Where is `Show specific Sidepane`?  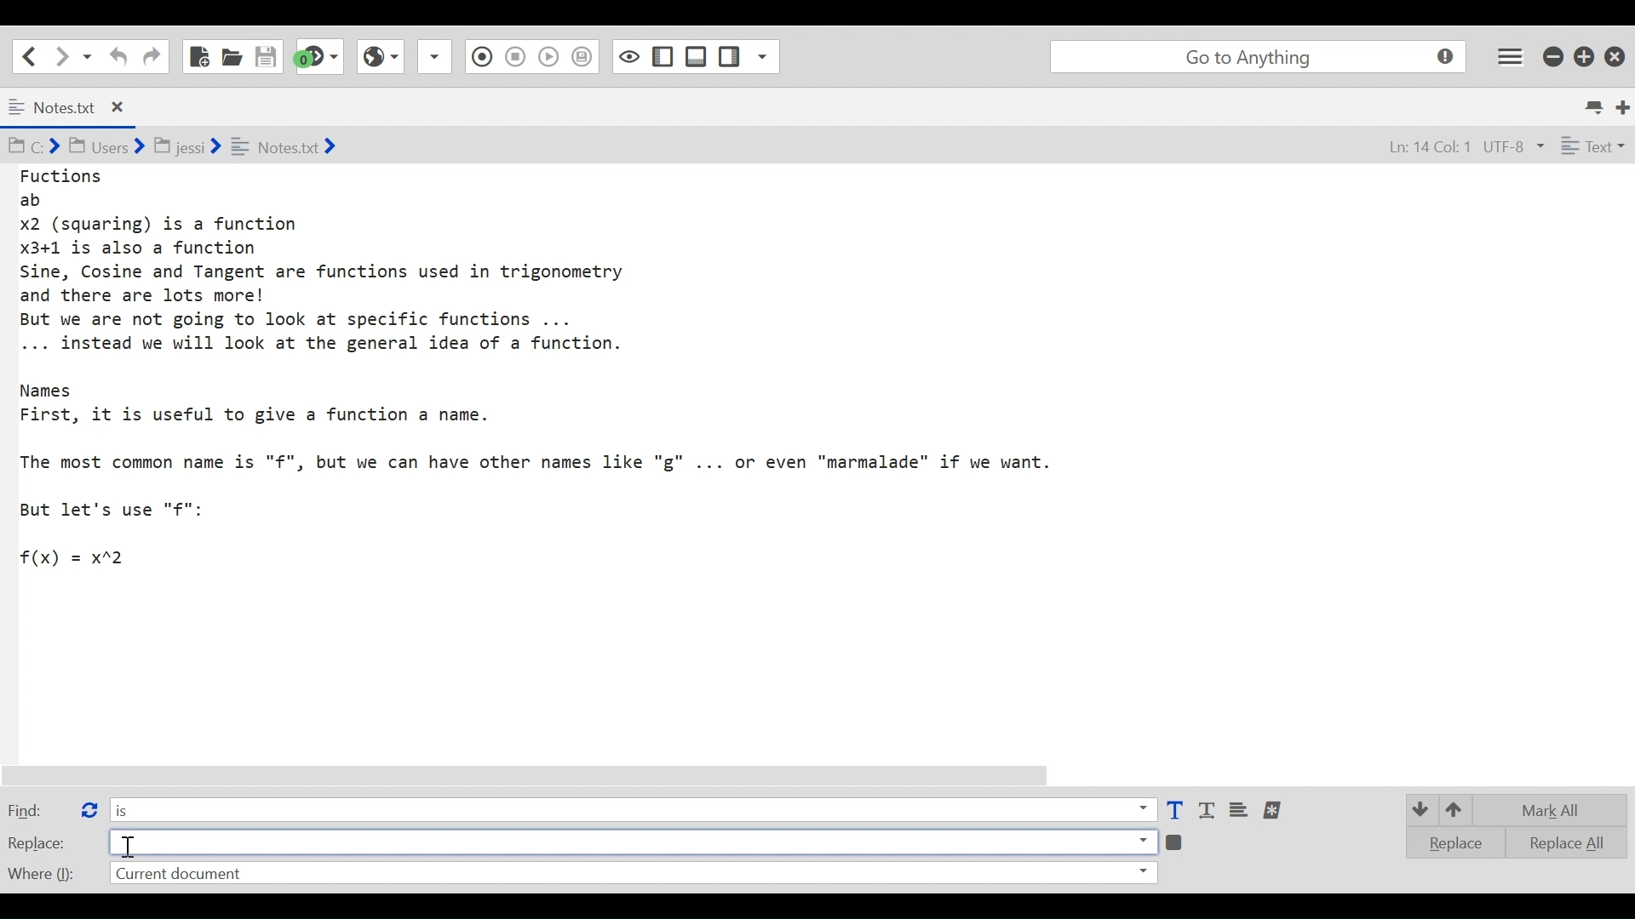
Show specific Sidepane is located at coordinates (749, 57).